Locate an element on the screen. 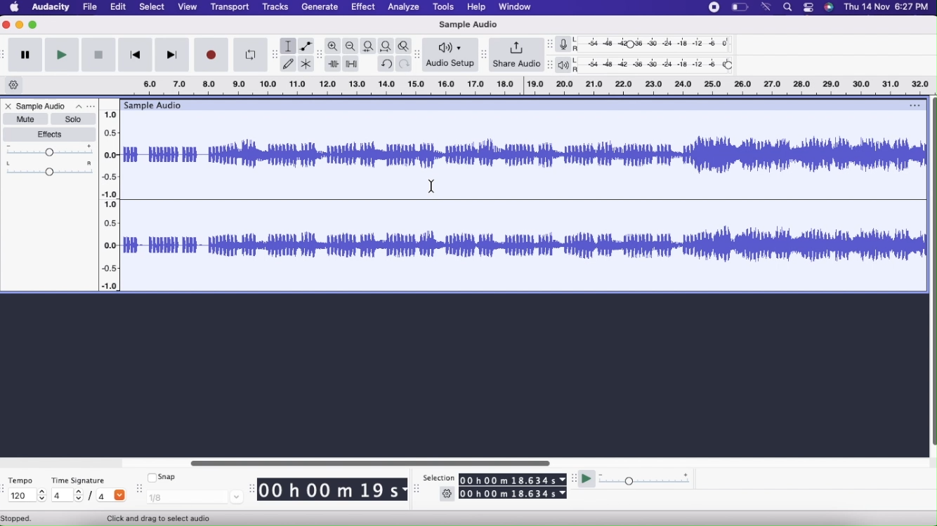 The width and height of the screenshot is (937, 526). wifi is located at coordinates (768, 8).